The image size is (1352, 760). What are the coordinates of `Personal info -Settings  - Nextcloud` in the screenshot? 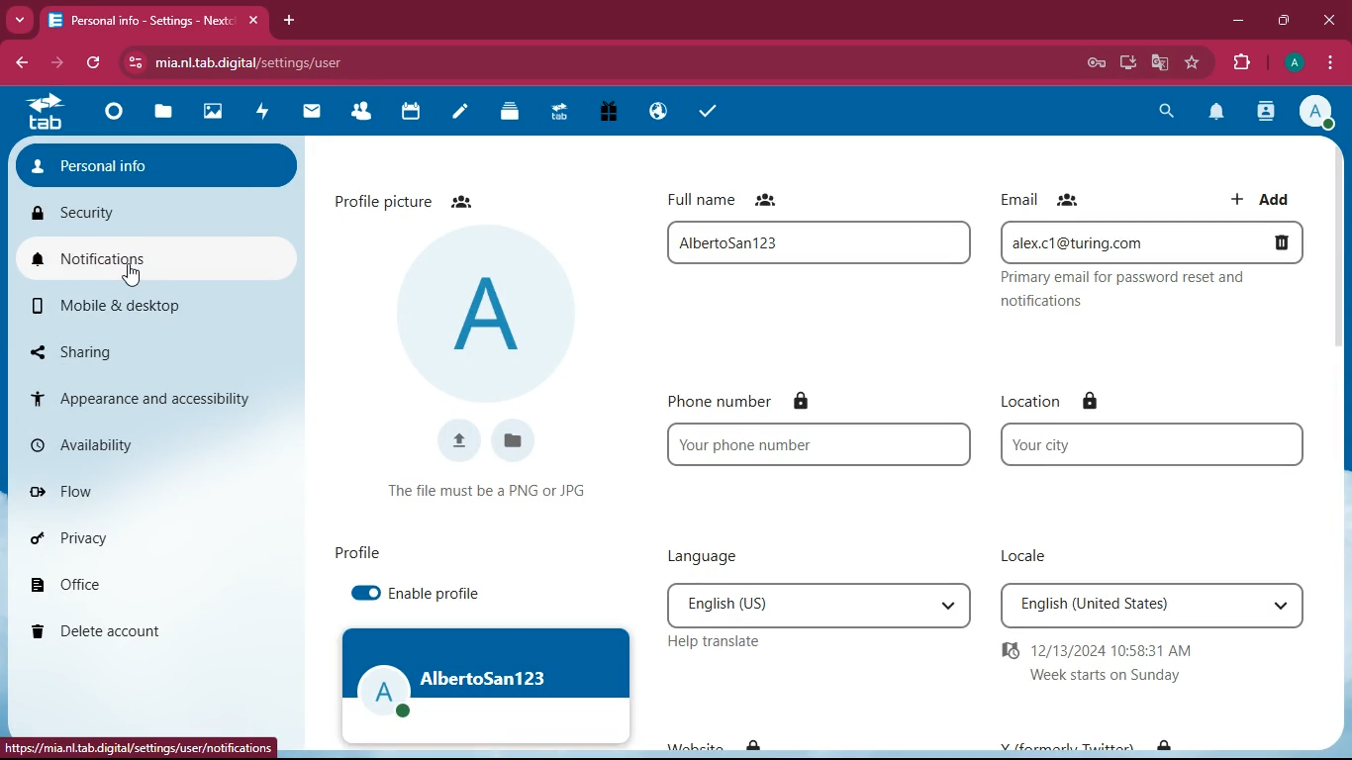 It's located at (137, 21).